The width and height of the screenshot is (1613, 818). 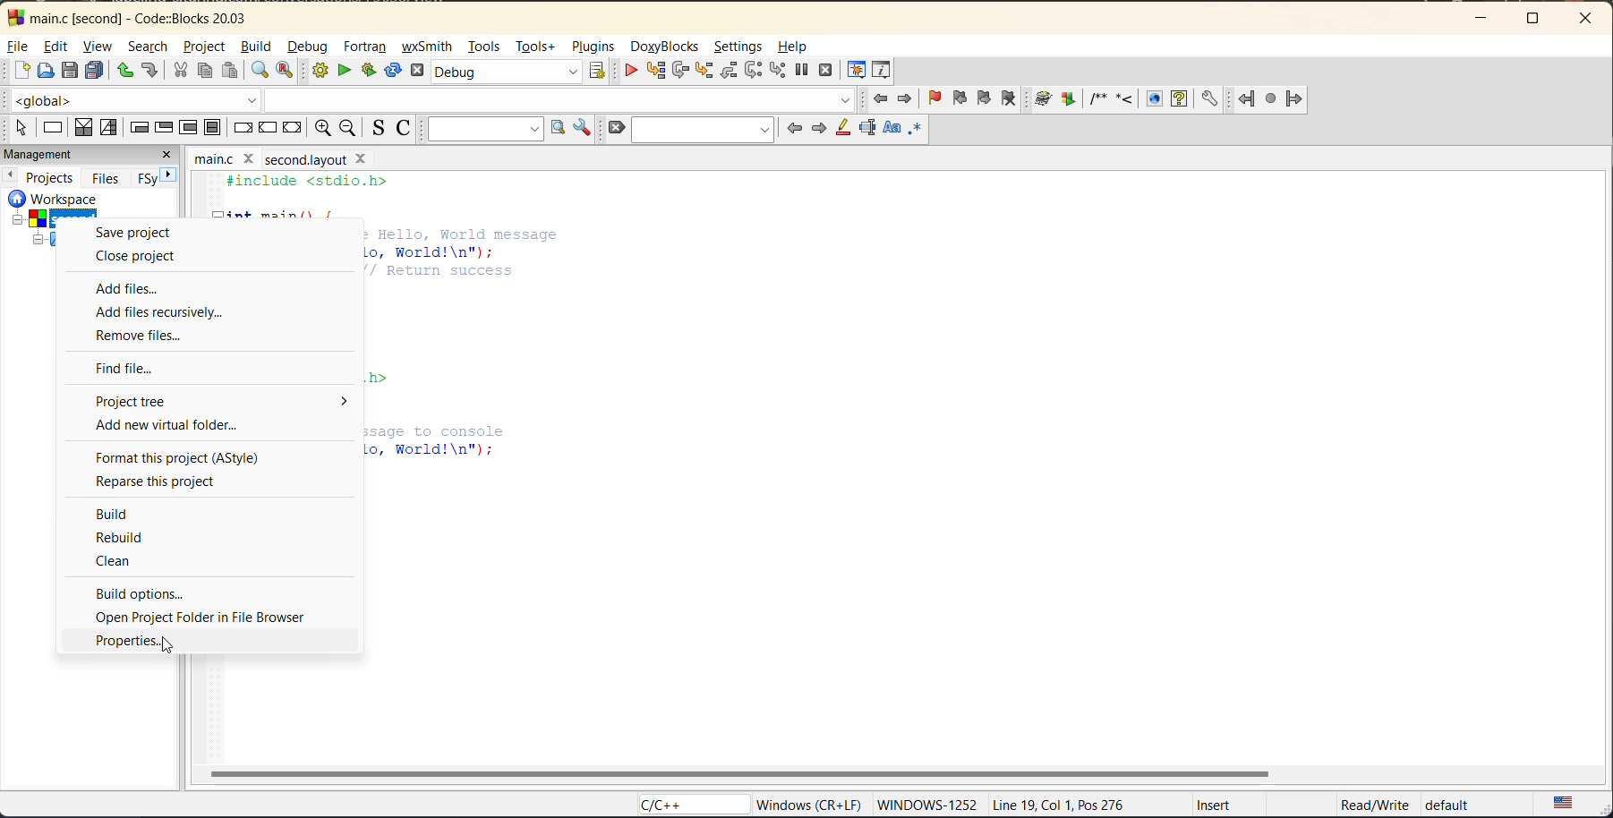 I want to click on previous, so click(x=796, y=131).